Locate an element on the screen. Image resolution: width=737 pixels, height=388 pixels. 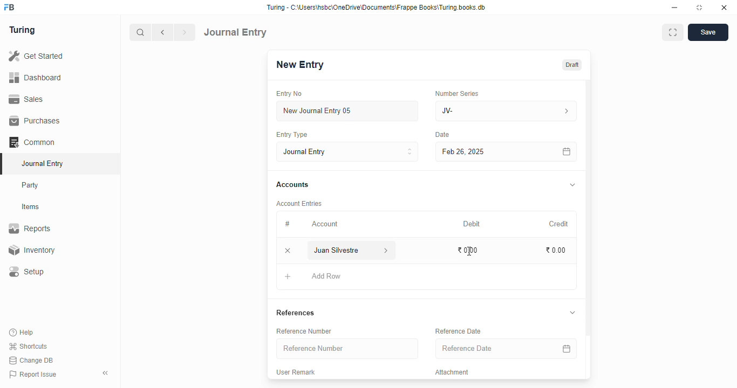
change DB is located at coordinates (31, 361).